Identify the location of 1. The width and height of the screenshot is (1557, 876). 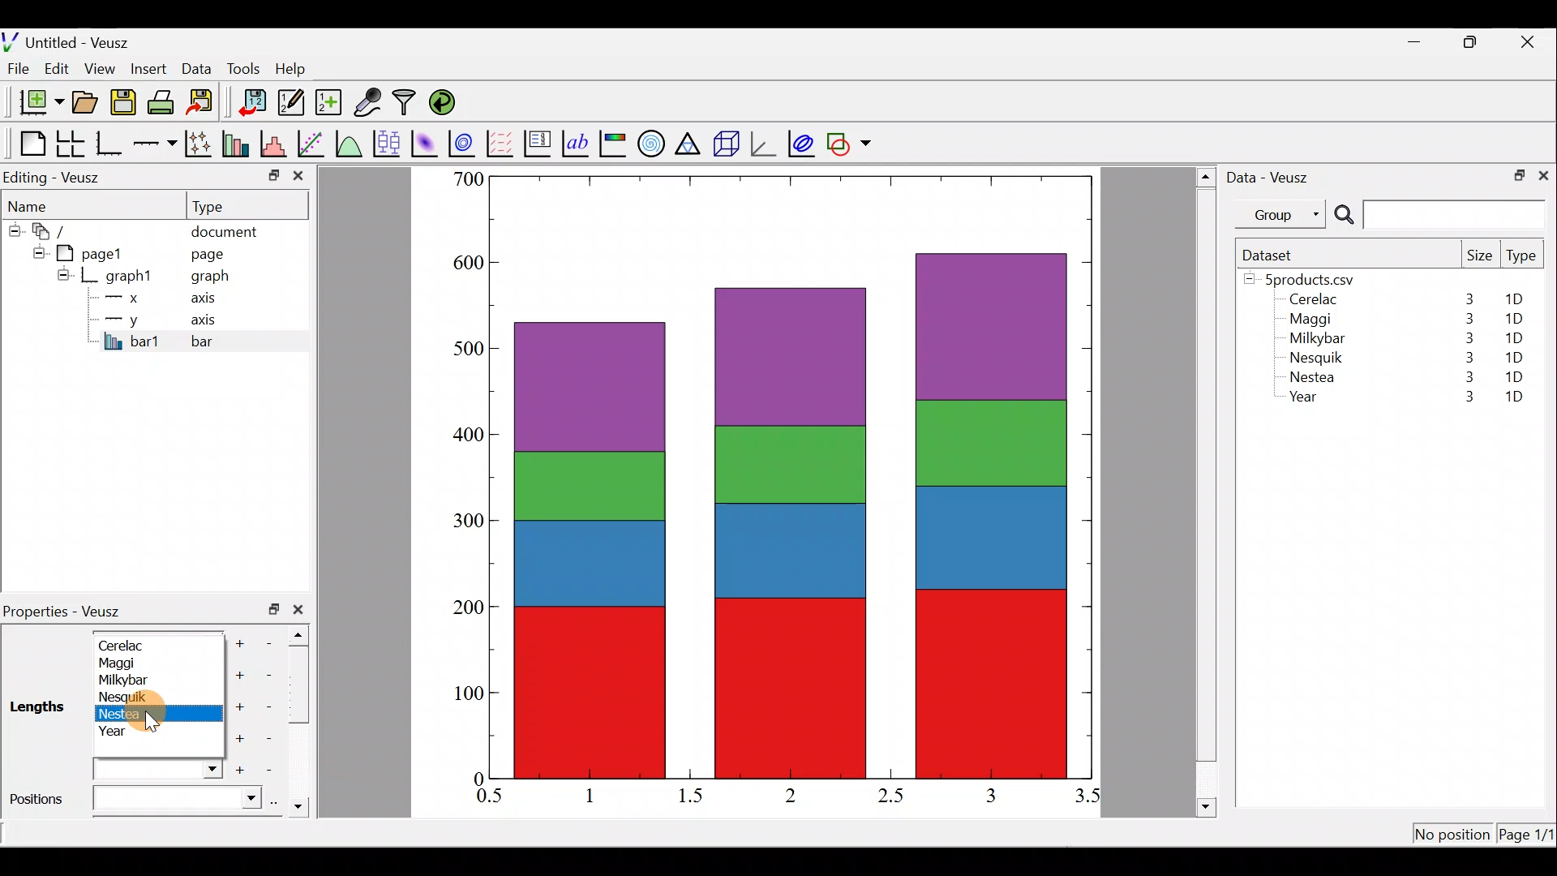
(602, 795).